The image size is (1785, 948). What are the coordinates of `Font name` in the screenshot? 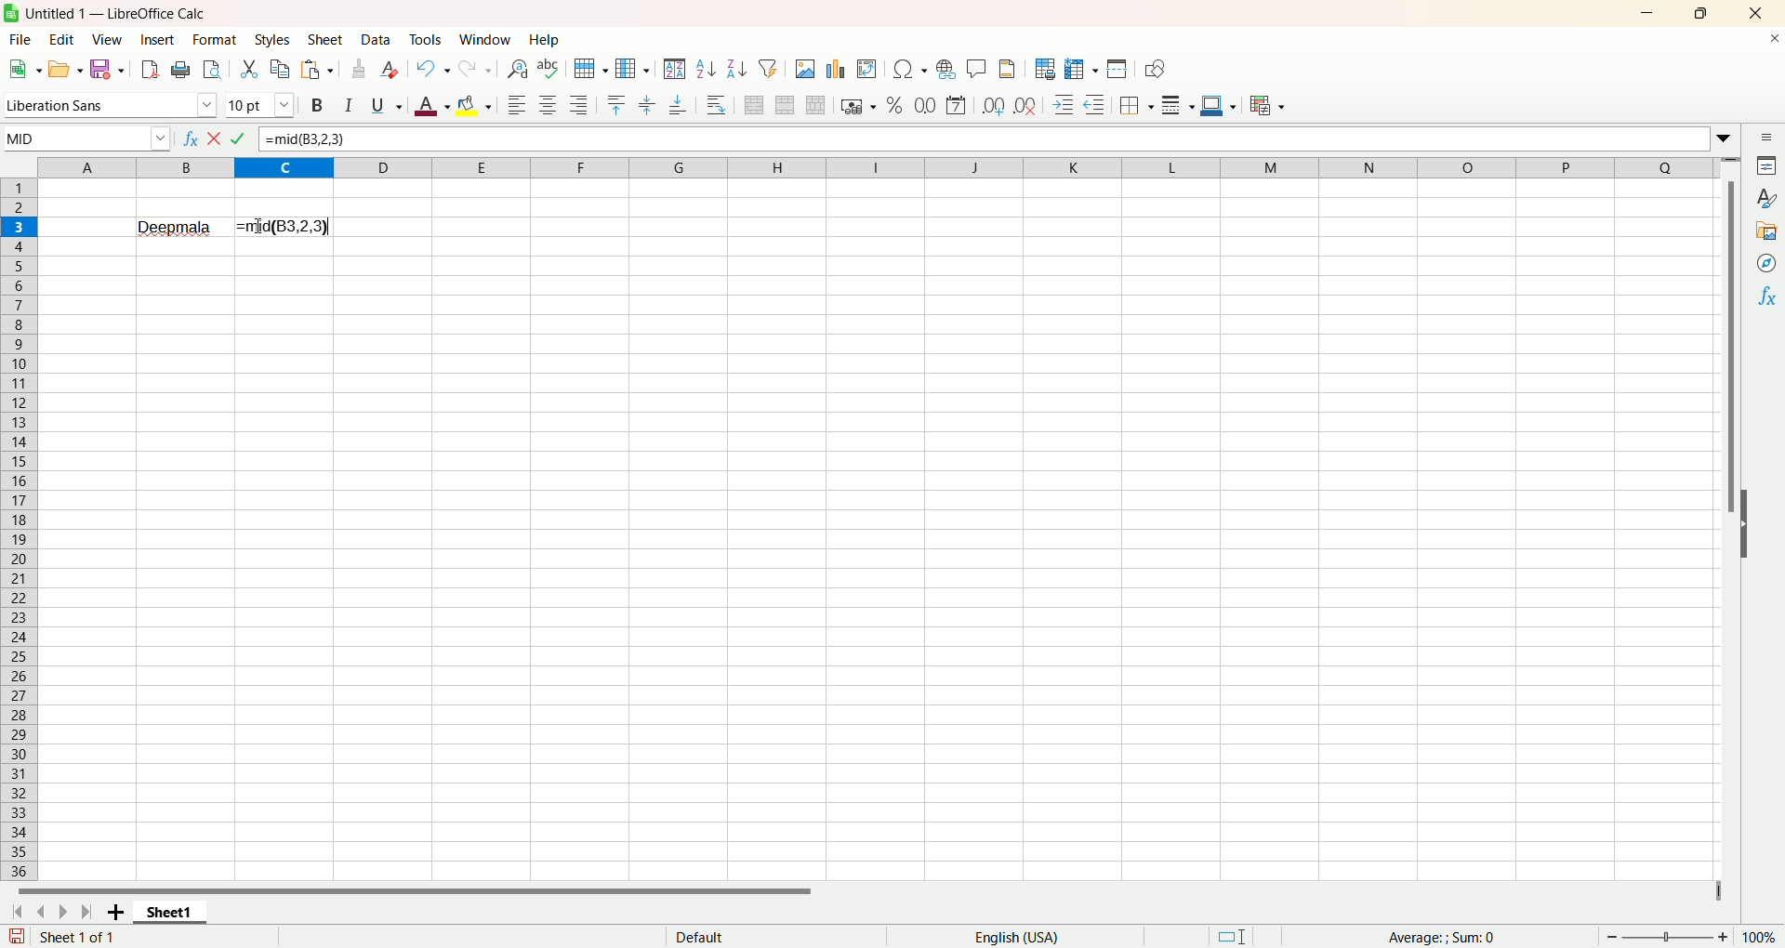 It's located at (112, 104).